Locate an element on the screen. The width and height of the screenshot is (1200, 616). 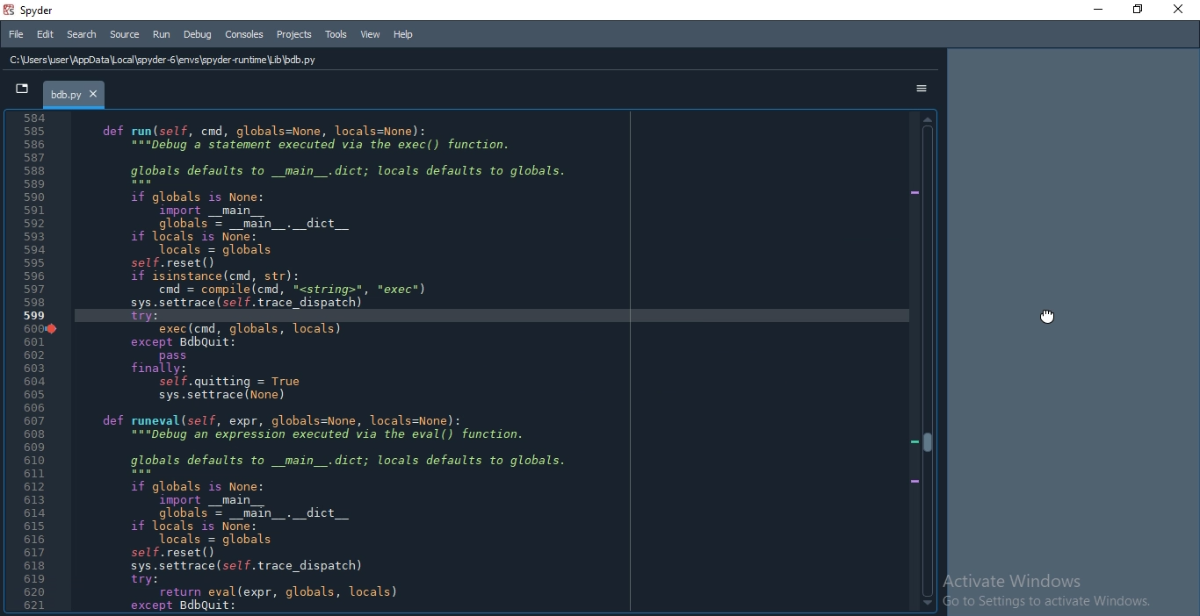
options is located at coordinates (922, 90).